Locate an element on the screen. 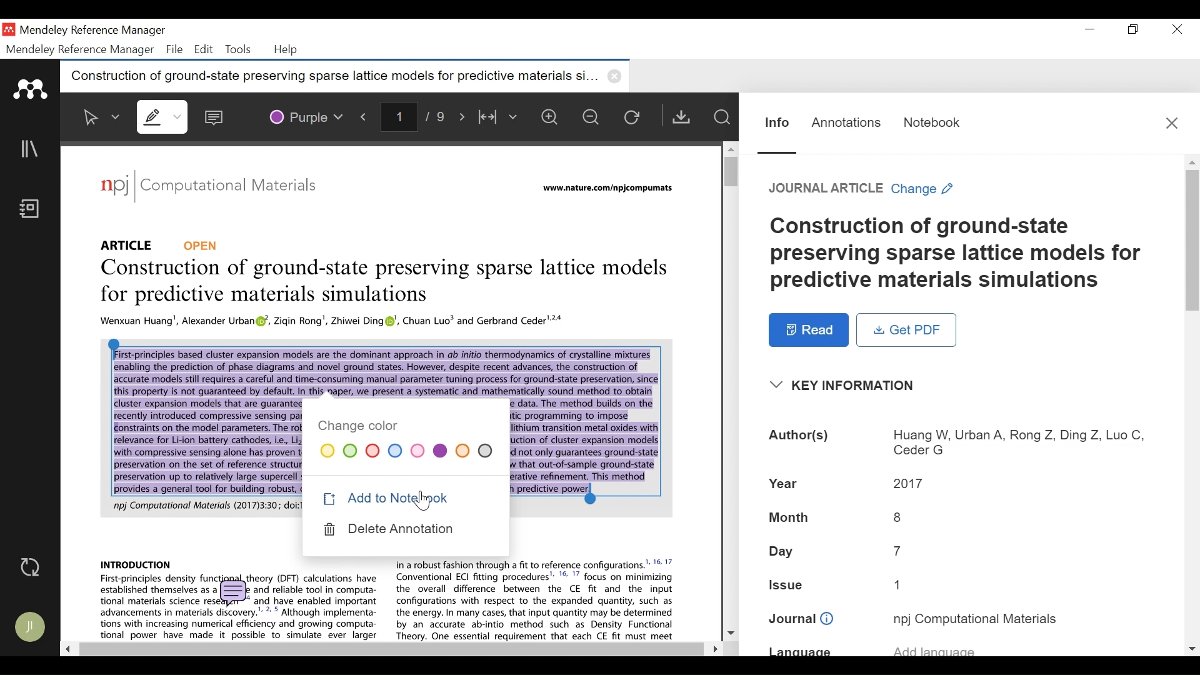 This screenshot has height=675, width=1200. Scroll up is located at coordinates (729, 149).